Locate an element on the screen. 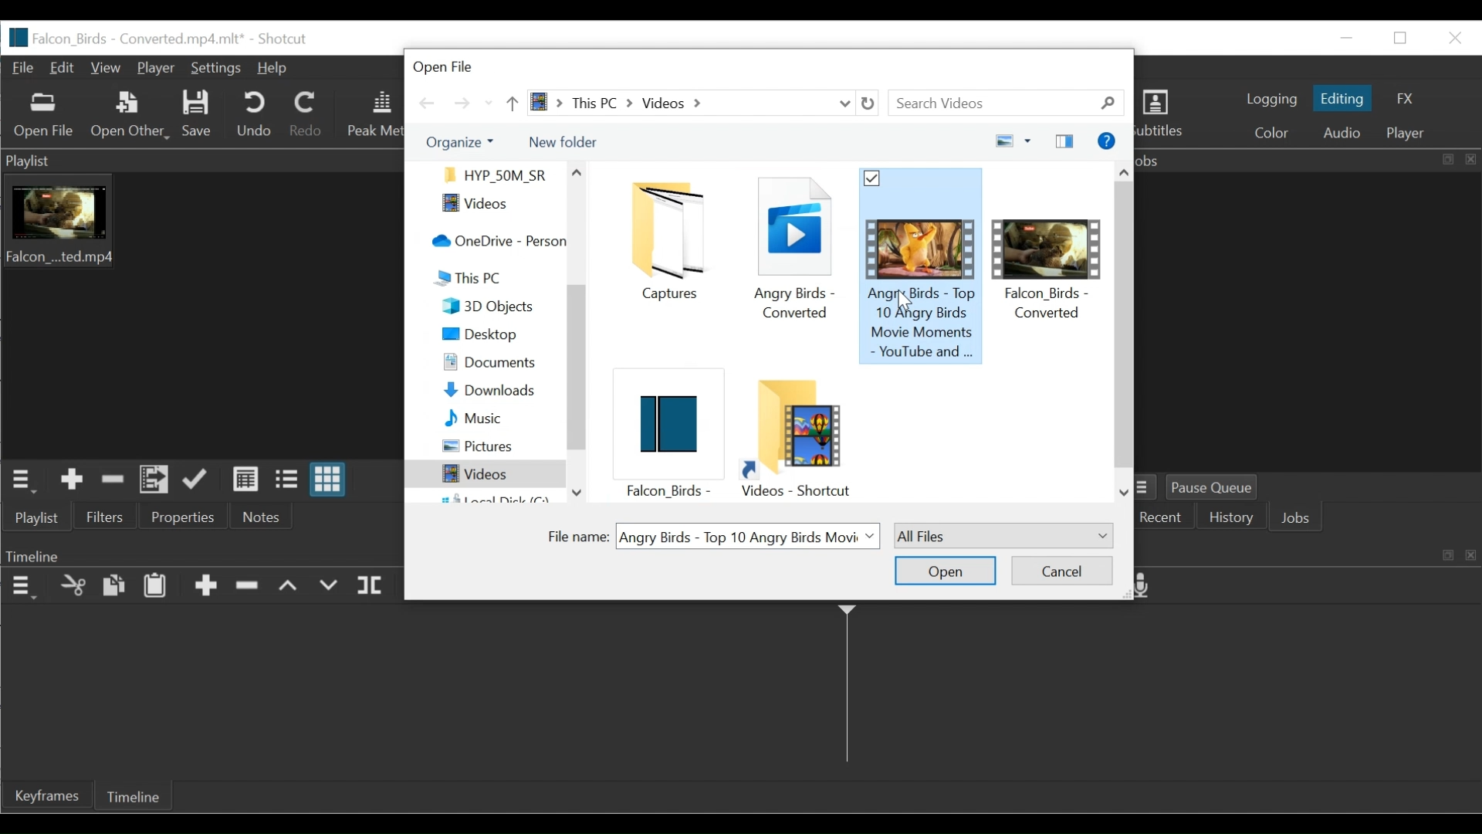 The width and height of the screenshot is (1482, 834). Pause Queue is located at coordinates (1220, 487).